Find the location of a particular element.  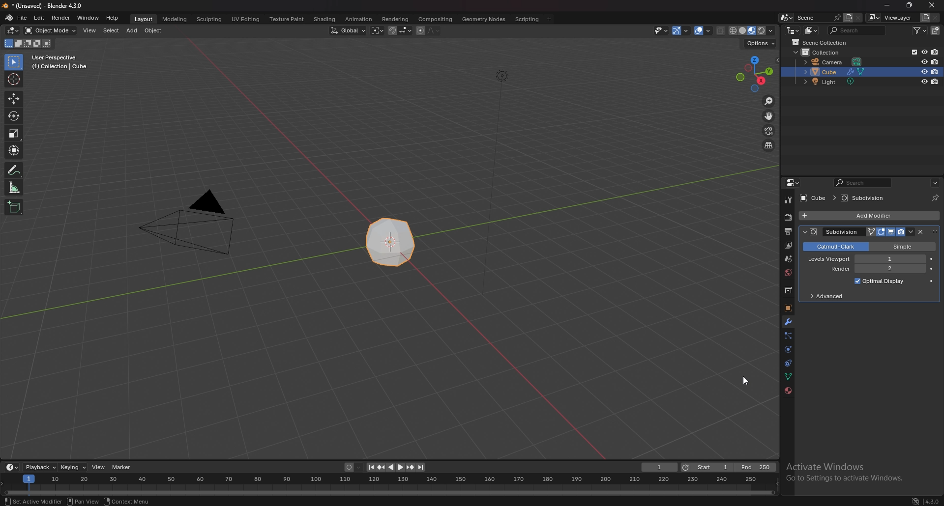

close is located at coordinates (933, 5).